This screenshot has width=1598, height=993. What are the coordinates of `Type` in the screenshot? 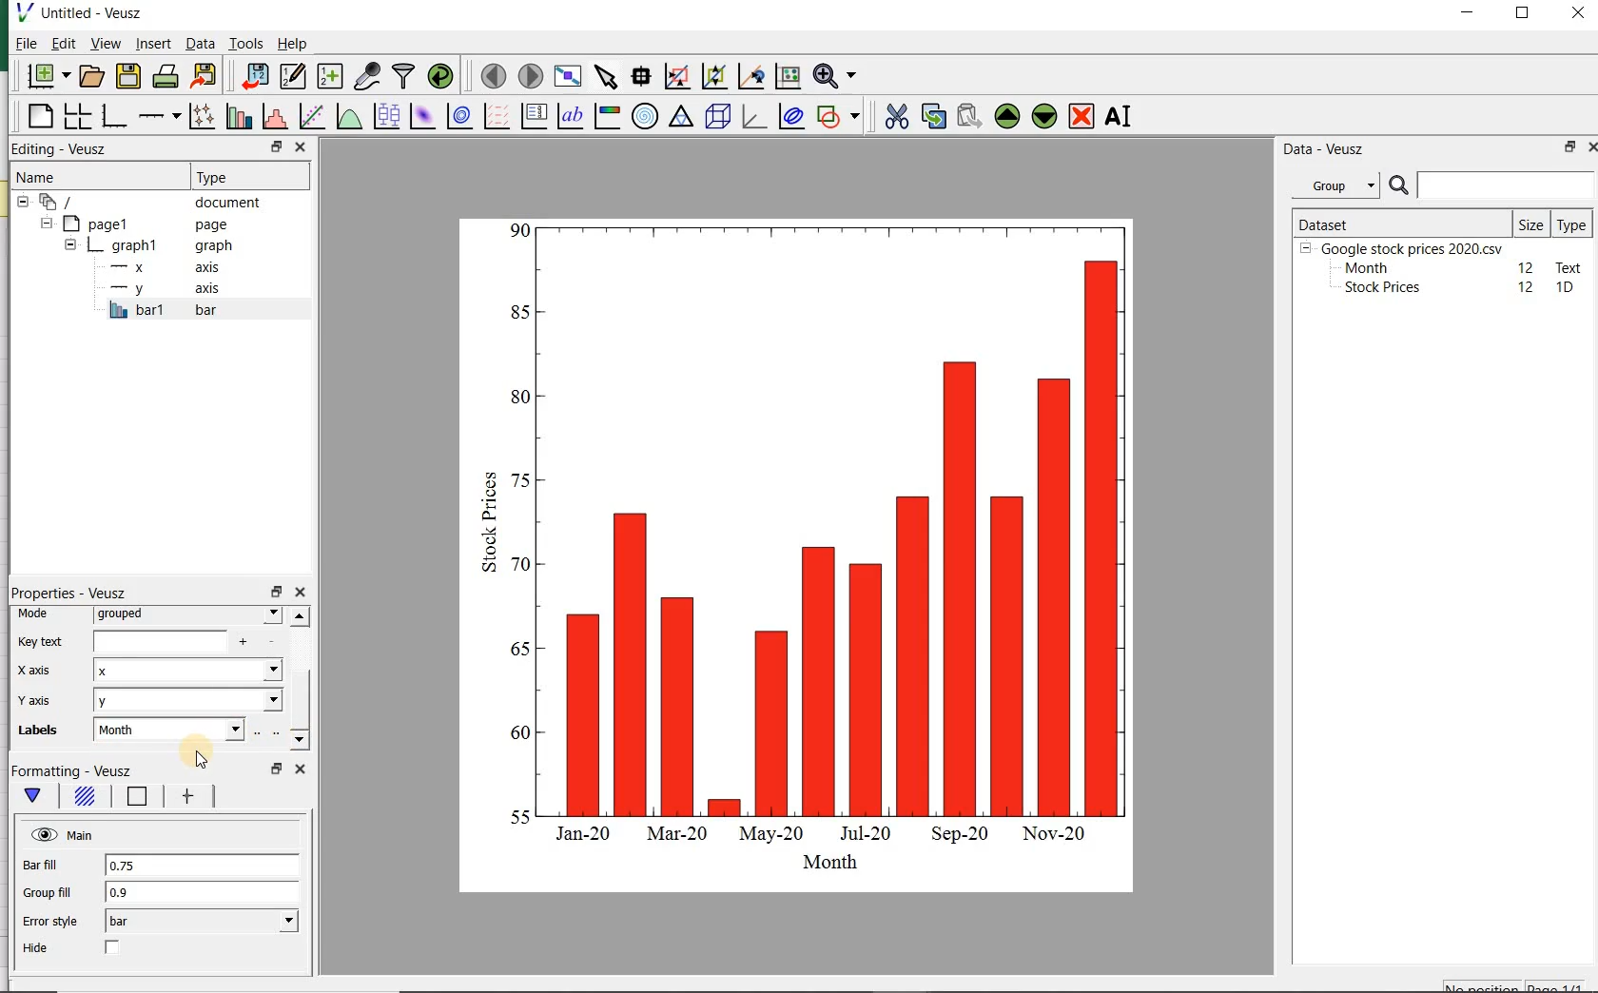 It's located at (1571, 224).